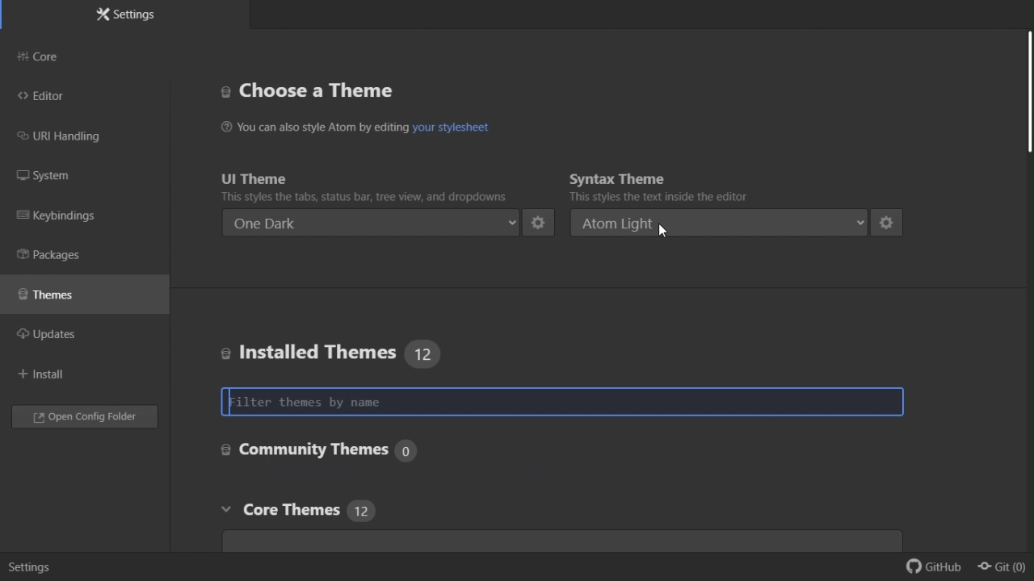 This screenshot has height=581, width=1034. What do you see at coordinates (889, 223) in the screenshot?
I see `settings` at bounding box center [889, 223].